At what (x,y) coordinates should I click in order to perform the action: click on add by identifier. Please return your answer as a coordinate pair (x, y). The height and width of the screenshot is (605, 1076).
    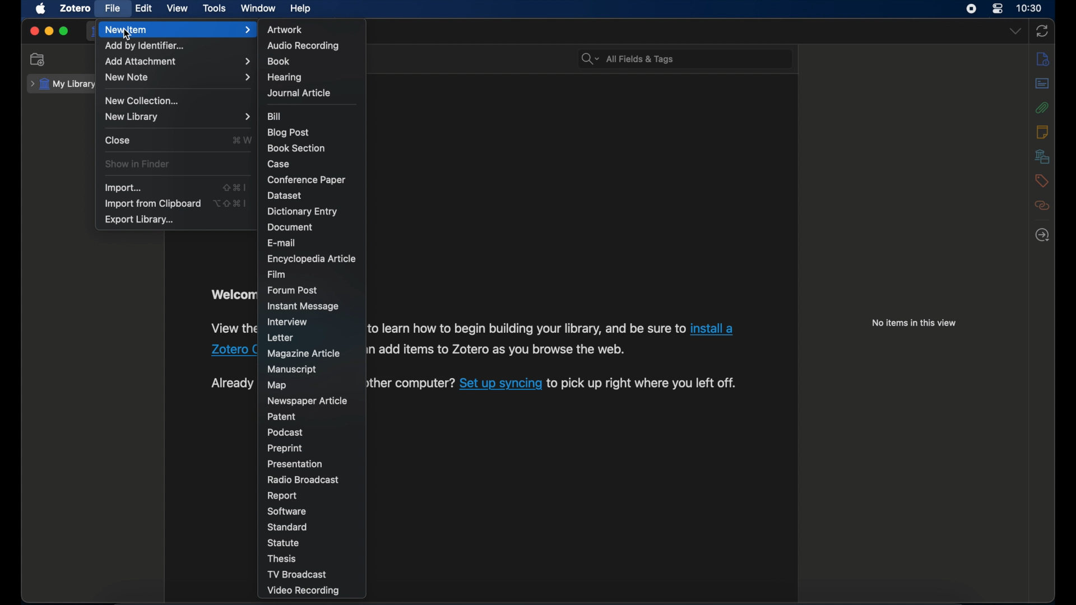
    Looking at the image, I should click on (146, 46).